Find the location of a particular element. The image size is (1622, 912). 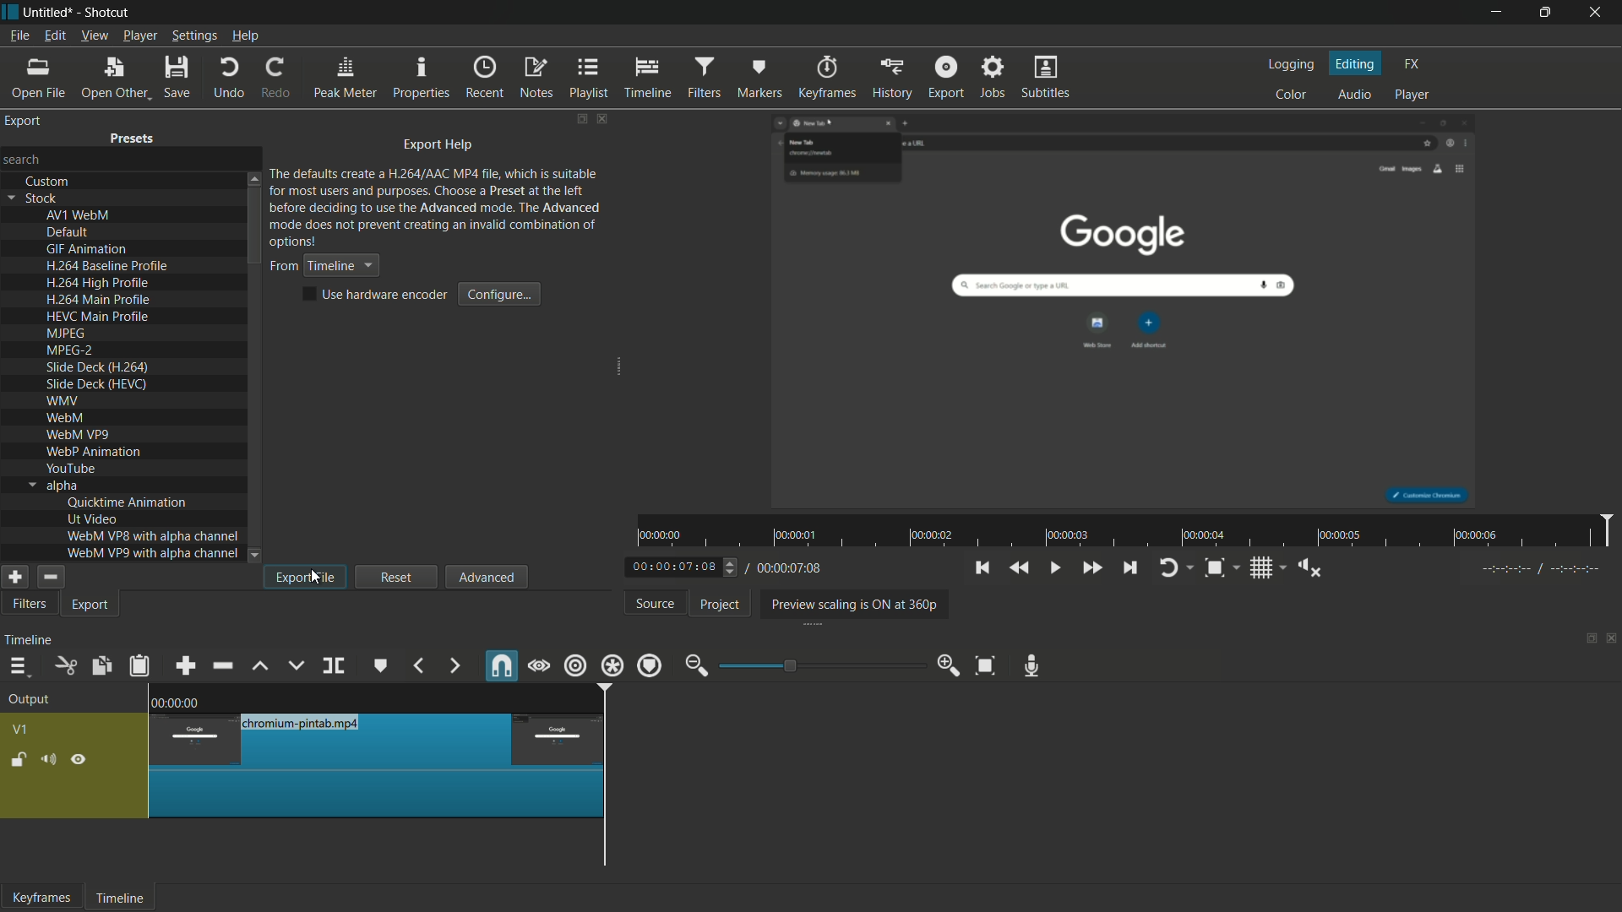

lock is located at coordinates (19, 762).